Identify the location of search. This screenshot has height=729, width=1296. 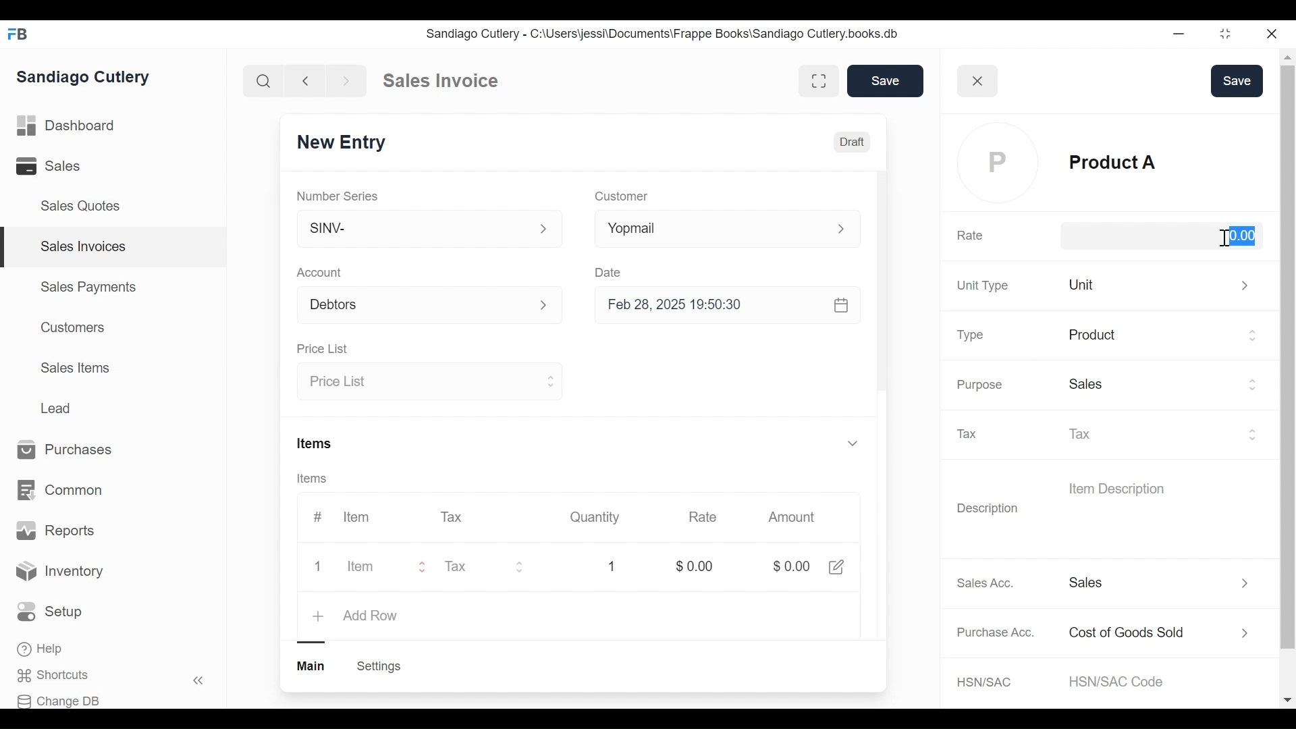
(264, 82).